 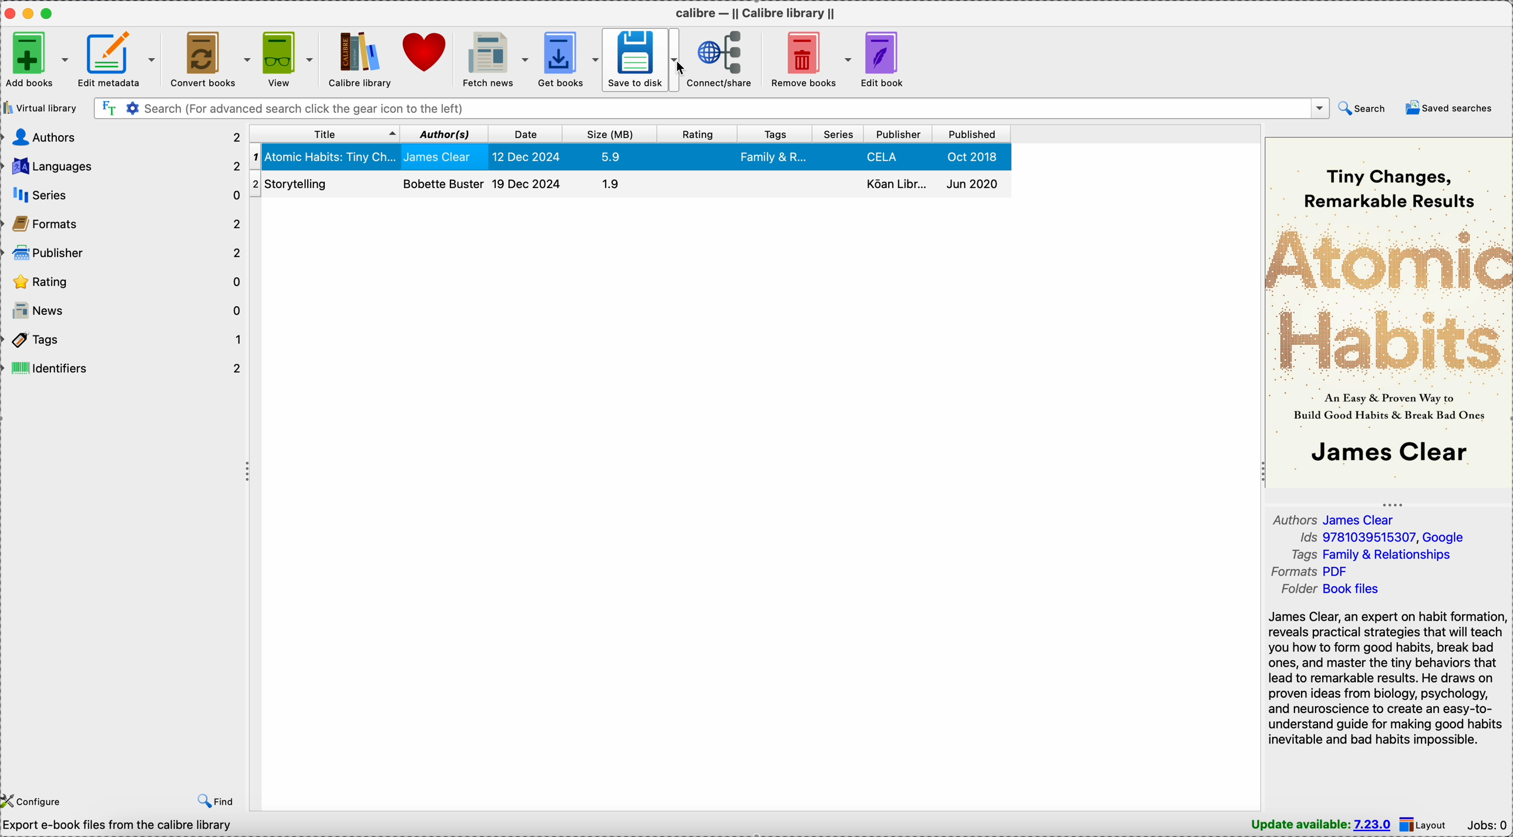 I want to click on news, so click(x=125, y=311).